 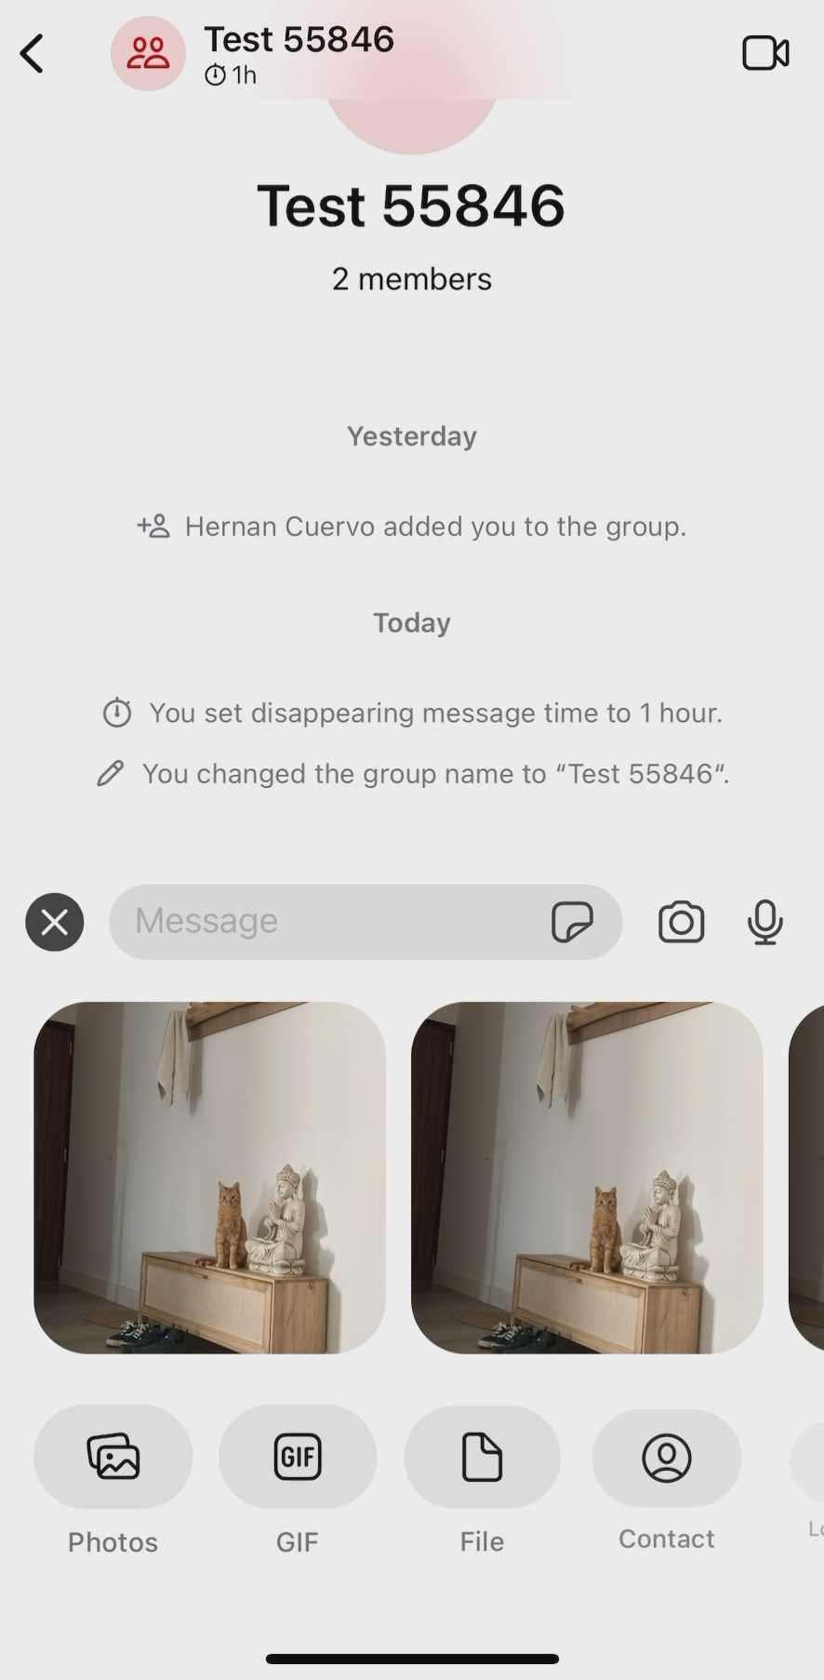 I want to click on bar, so click(x=411, y=1655).